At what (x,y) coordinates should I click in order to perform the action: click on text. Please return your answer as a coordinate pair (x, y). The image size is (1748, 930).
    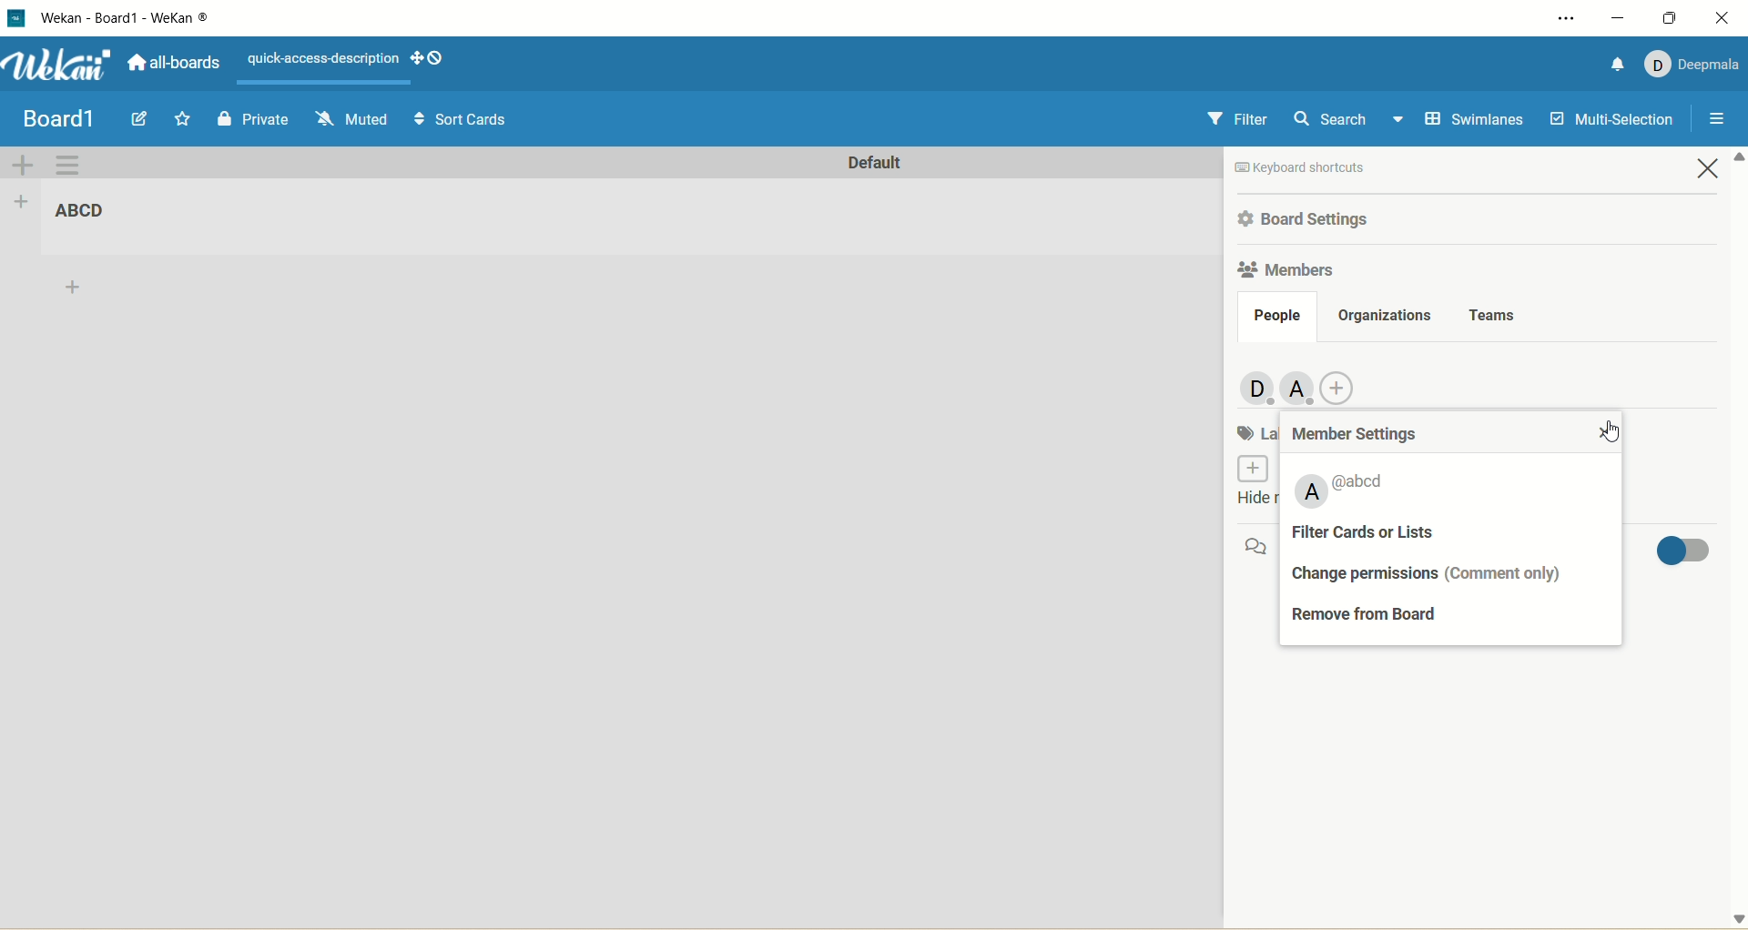
    Looking at the image, I should click on (1342, 167).